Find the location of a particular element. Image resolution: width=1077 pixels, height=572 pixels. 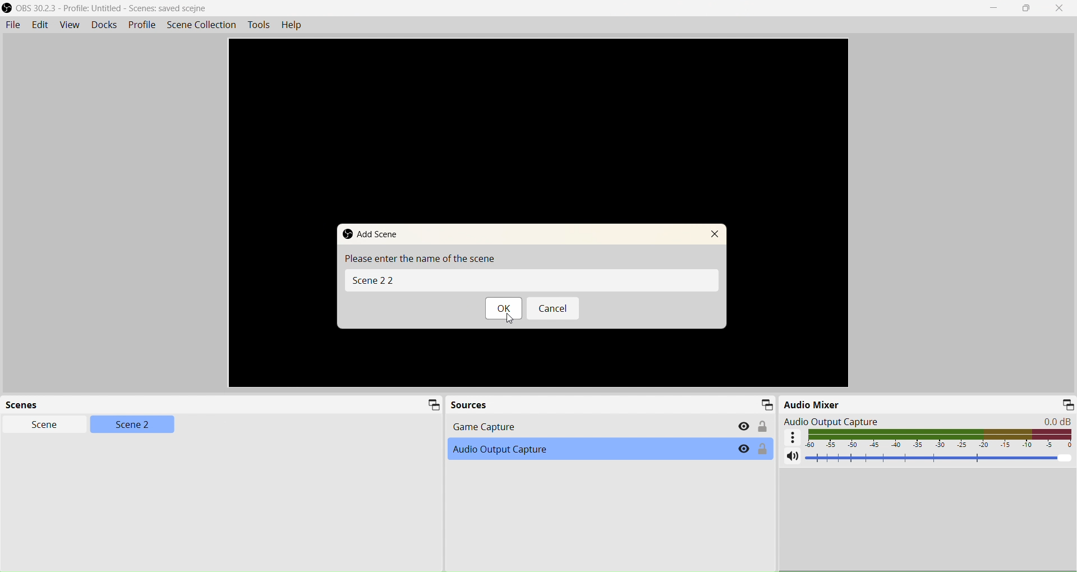

Scene is located at coordinates (26, 404).